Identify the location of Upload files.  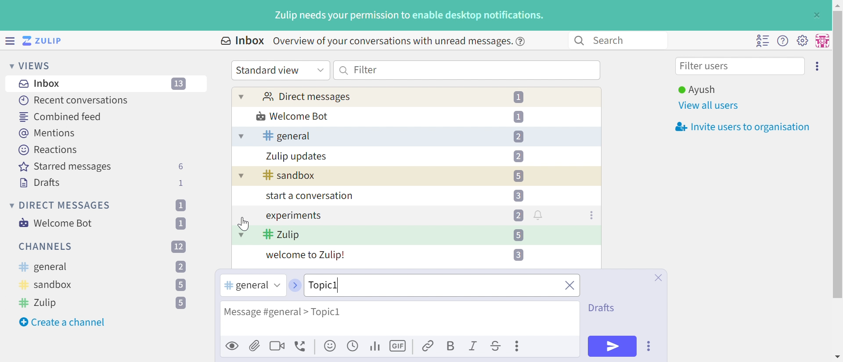
(255, 345).